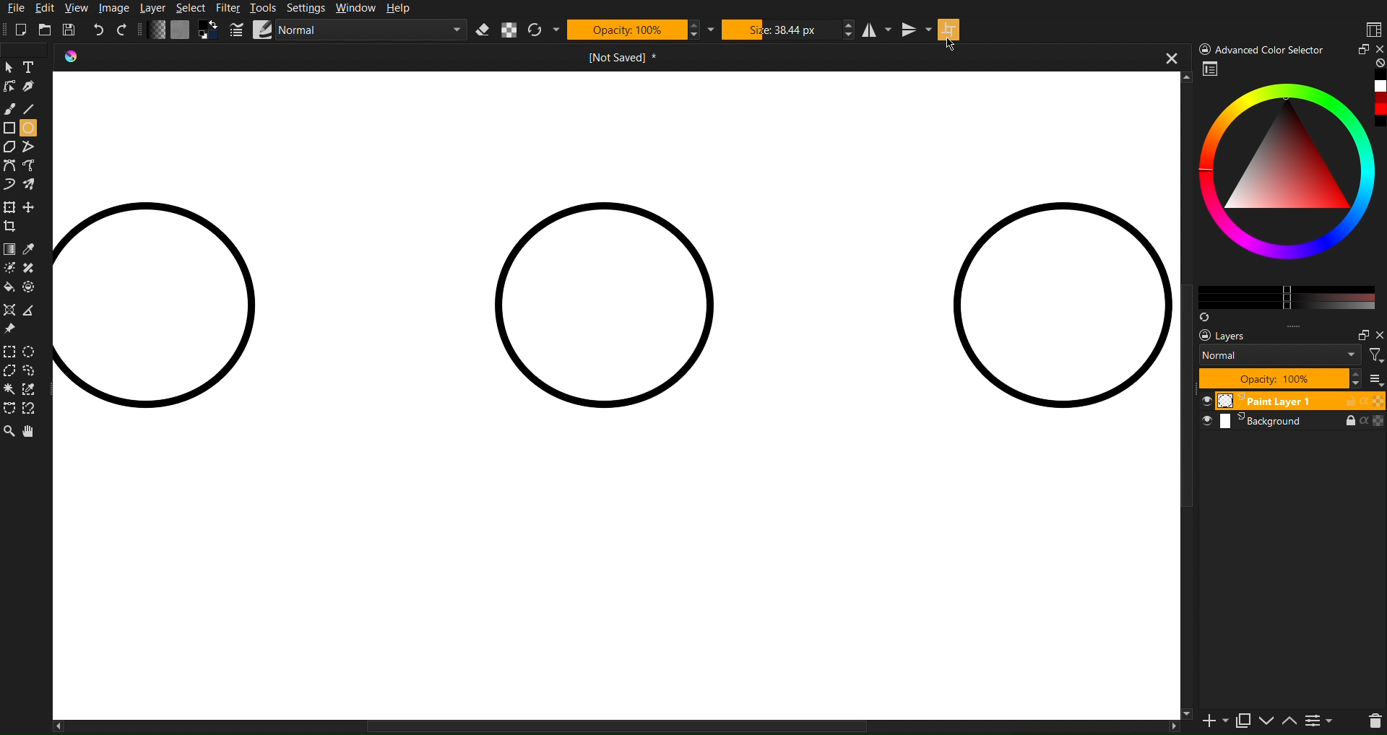 This screenshot has height=735, width=1387. I want to click on down, so click(1265, 723).